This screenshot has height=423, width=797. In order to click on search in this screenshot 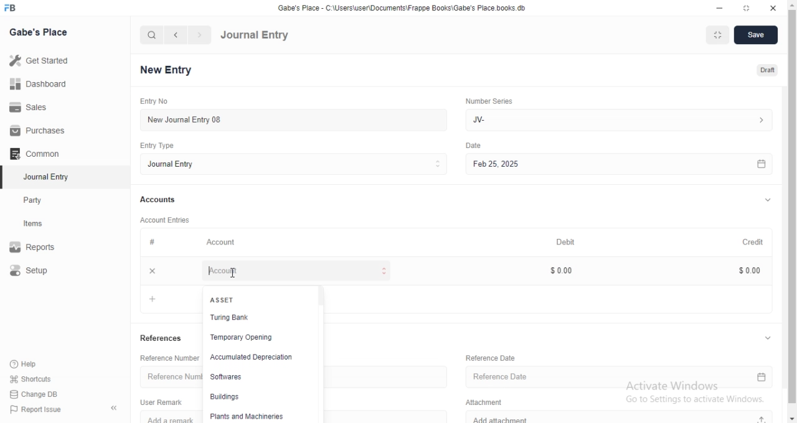, I will do `click(152, 35)`.